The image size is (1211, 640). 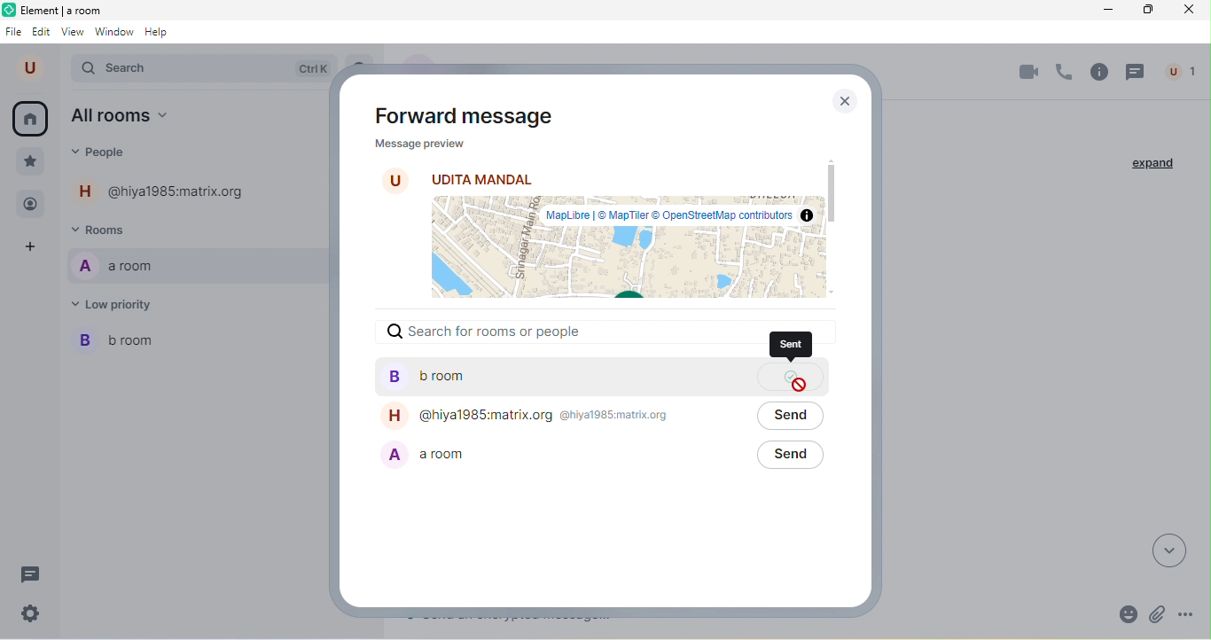 I want to click on element logo, so click(x=9, y=10).